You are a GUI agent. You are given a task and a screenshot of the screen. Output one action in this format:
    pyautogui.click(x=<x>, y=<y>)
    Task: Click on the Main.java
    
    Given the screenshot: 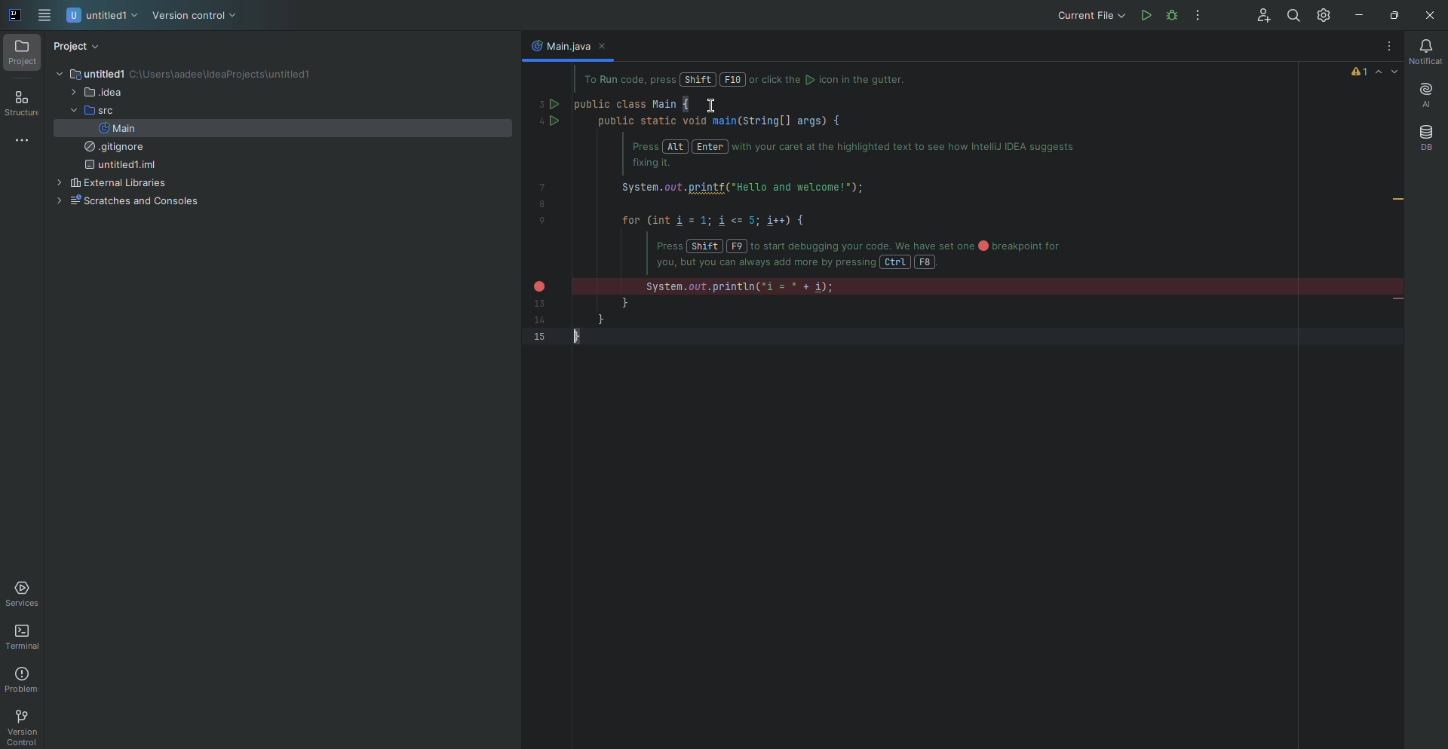 What is the action you would take?
    pyautogui.click(x=559, y=45)
    